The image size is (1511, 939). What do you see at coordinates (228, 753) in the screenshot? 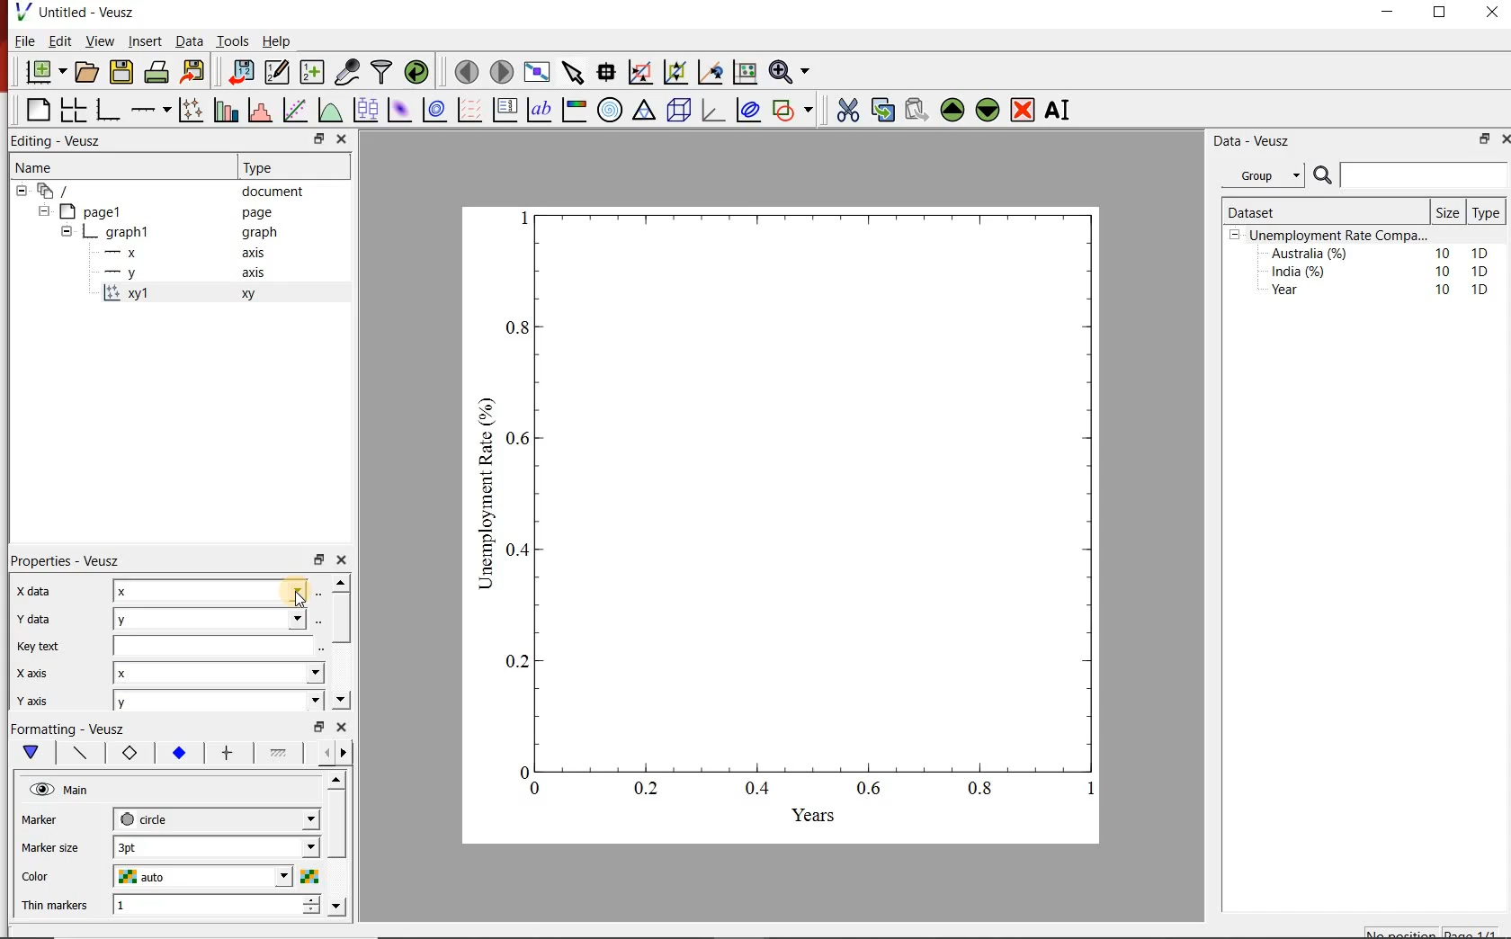
I see `error bar line` at bounding box center [228, 753].